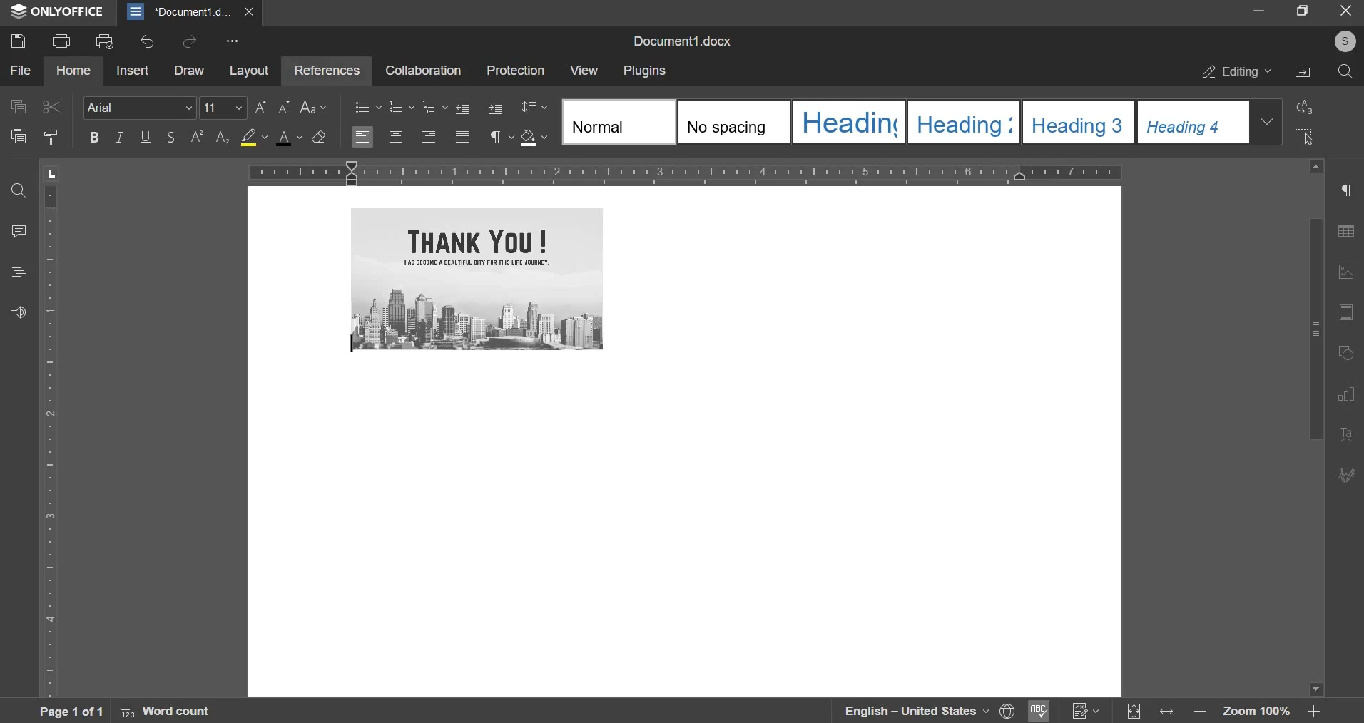 Image resolution: width=1364 pixels, height=723 pixels. I want to click on align left, so click(363, 136).